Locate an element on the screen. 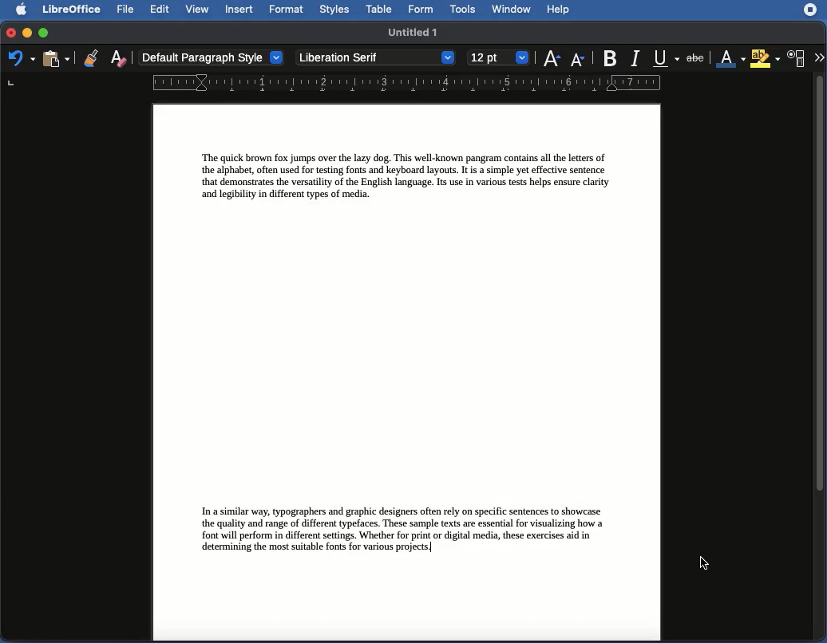 This screenshot has height=643, width=827. Highlighting is located at coordinates (766, 58).